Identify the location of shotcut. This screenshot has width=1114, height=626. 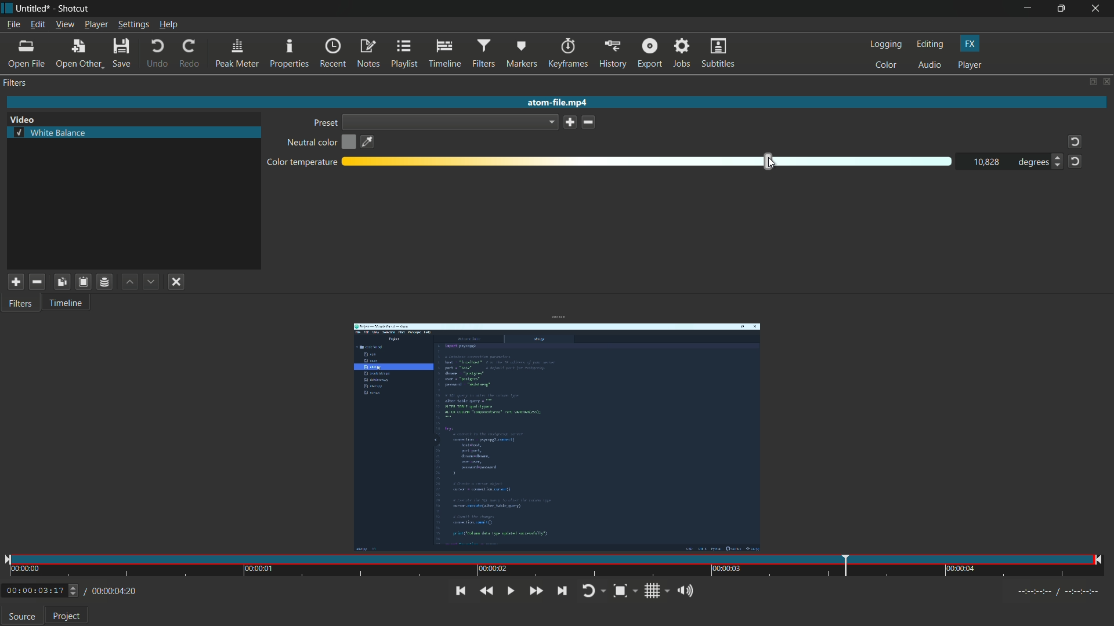
(74, 9).